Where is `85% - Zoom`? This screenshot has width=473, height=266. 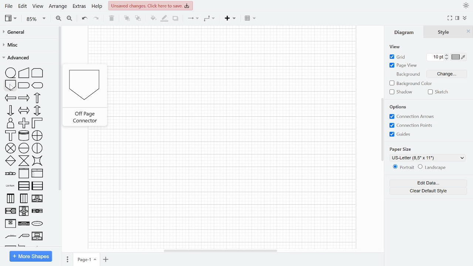
85% - Zoom is located at coordinates (35, 19).